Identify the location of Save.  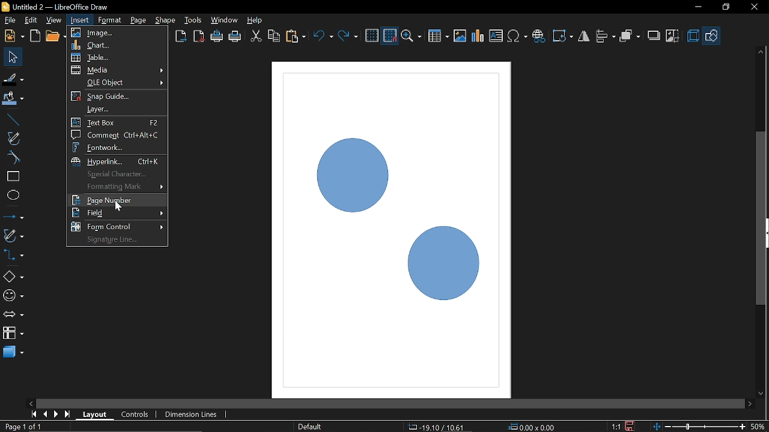
(631, 426).